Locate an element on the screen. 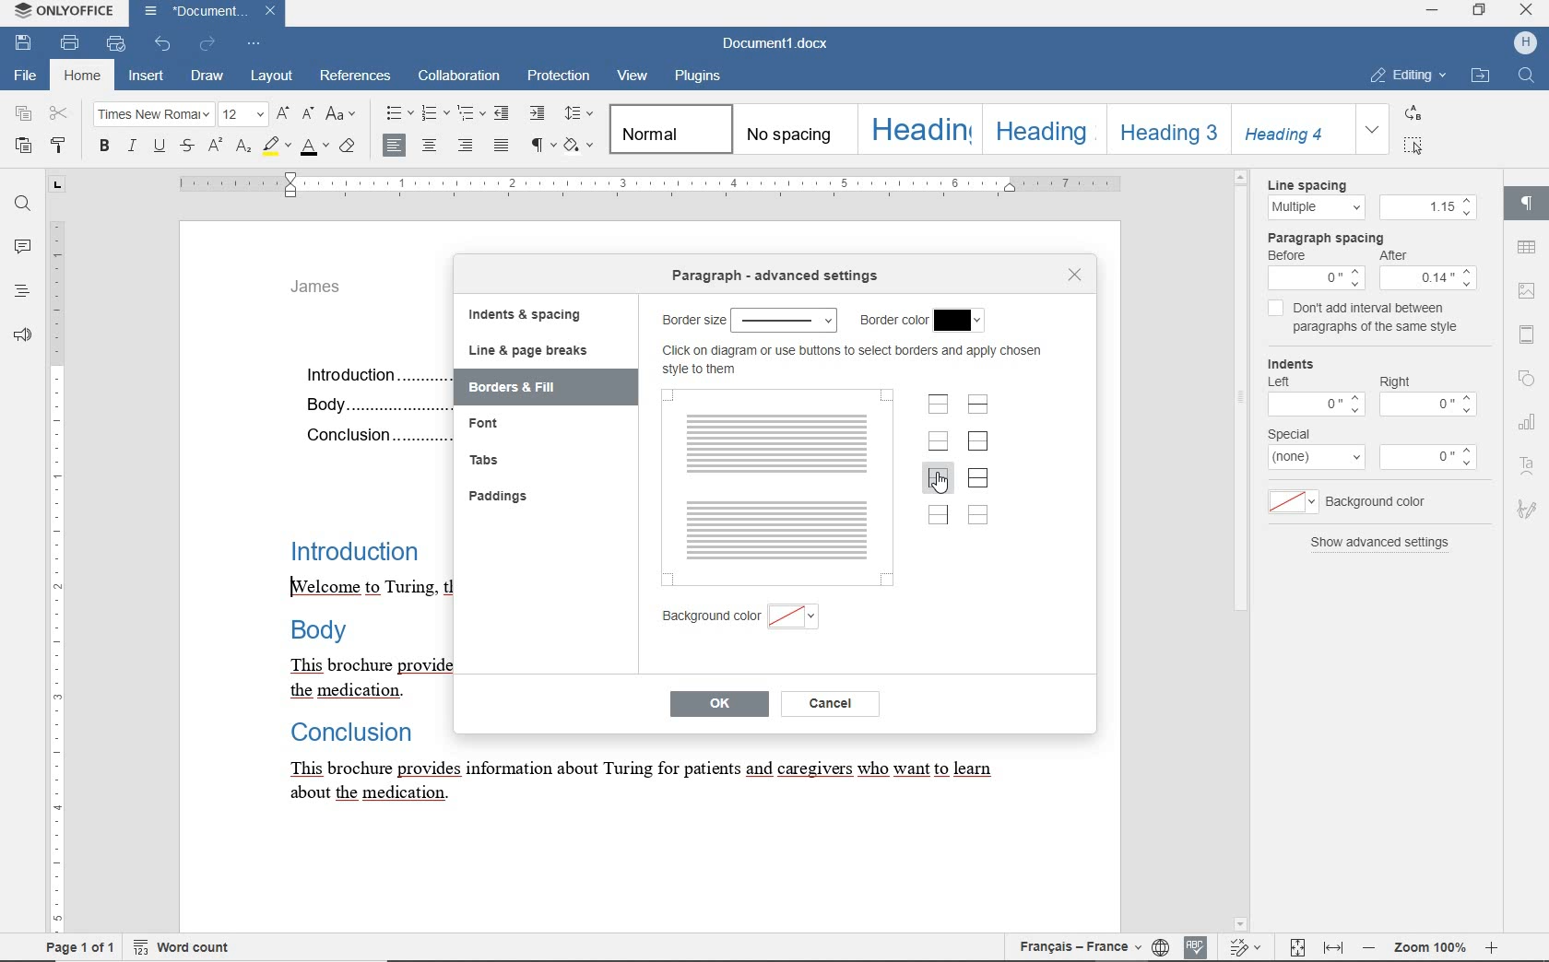 This screenshot has width=1549, height=962. Word count is located at coordinates (181, 947).